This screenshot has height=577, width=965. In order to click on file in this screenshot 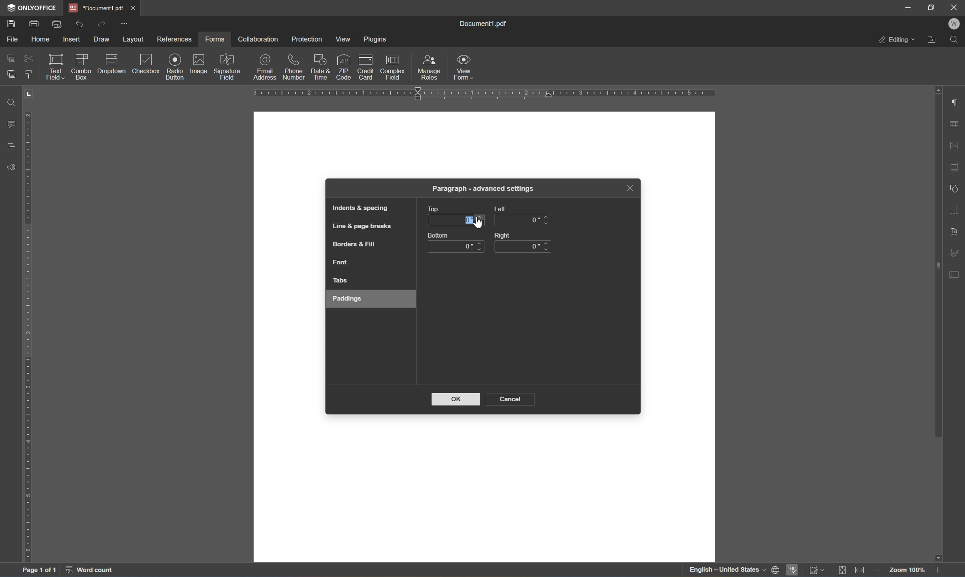, I will do `click(13, 38)`.